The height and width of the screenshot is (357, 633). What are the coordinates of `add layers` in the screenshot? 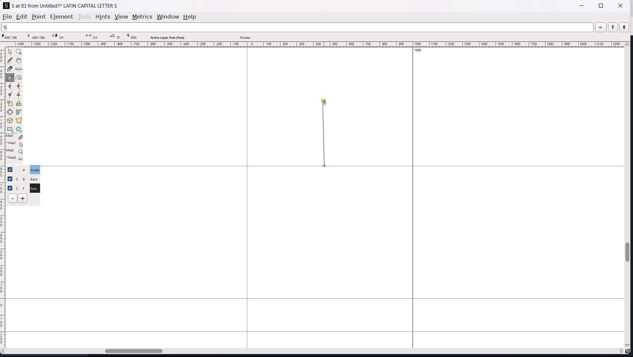 It's located at (23, 198).